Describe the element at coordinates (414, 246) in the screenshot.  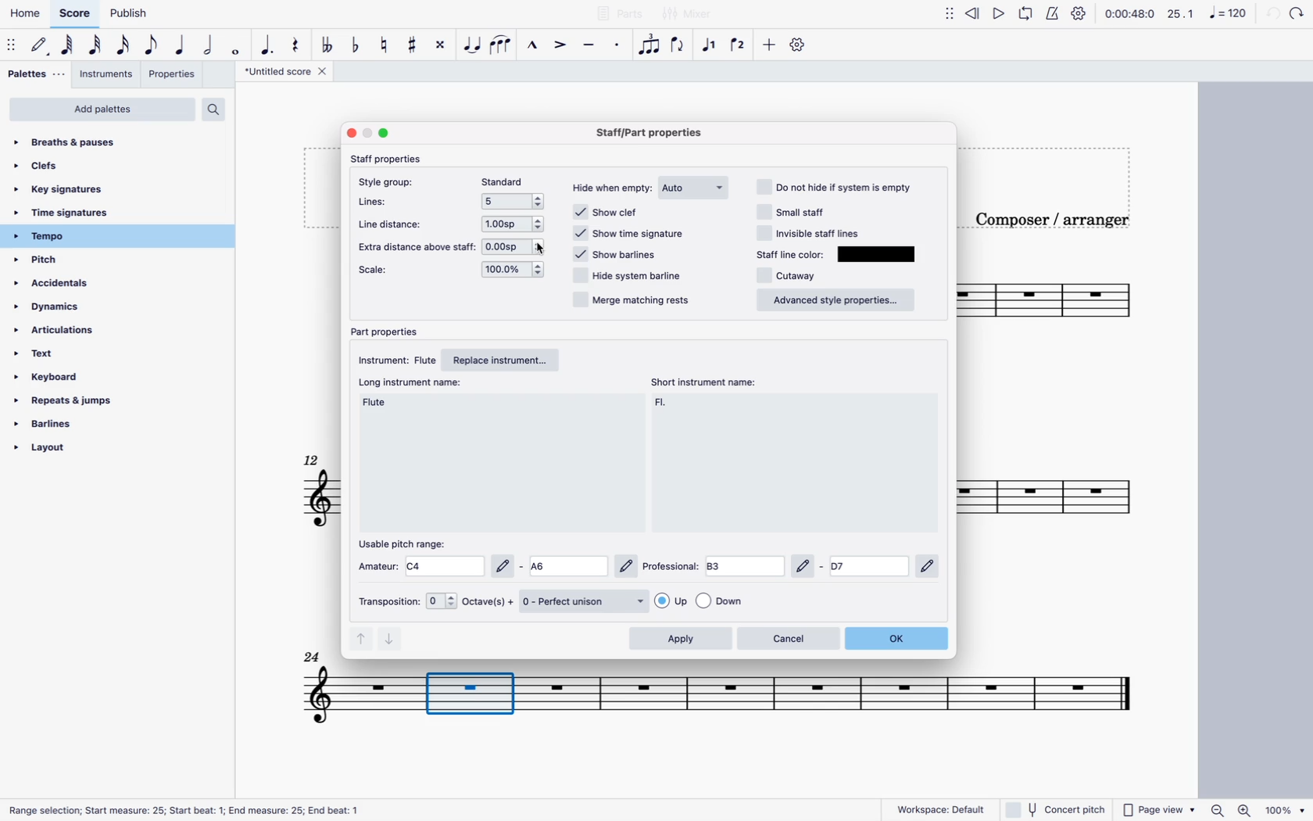
I see `extra distance above stafff` at that location.